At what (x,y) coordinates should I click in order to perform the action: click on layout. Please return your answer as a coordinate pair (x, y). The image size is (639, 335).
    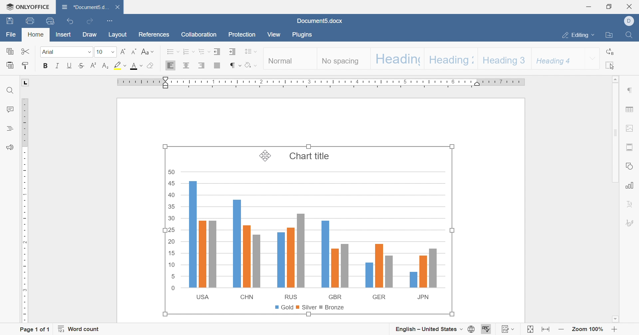
    Looking at the image, I should click on (118, 35).